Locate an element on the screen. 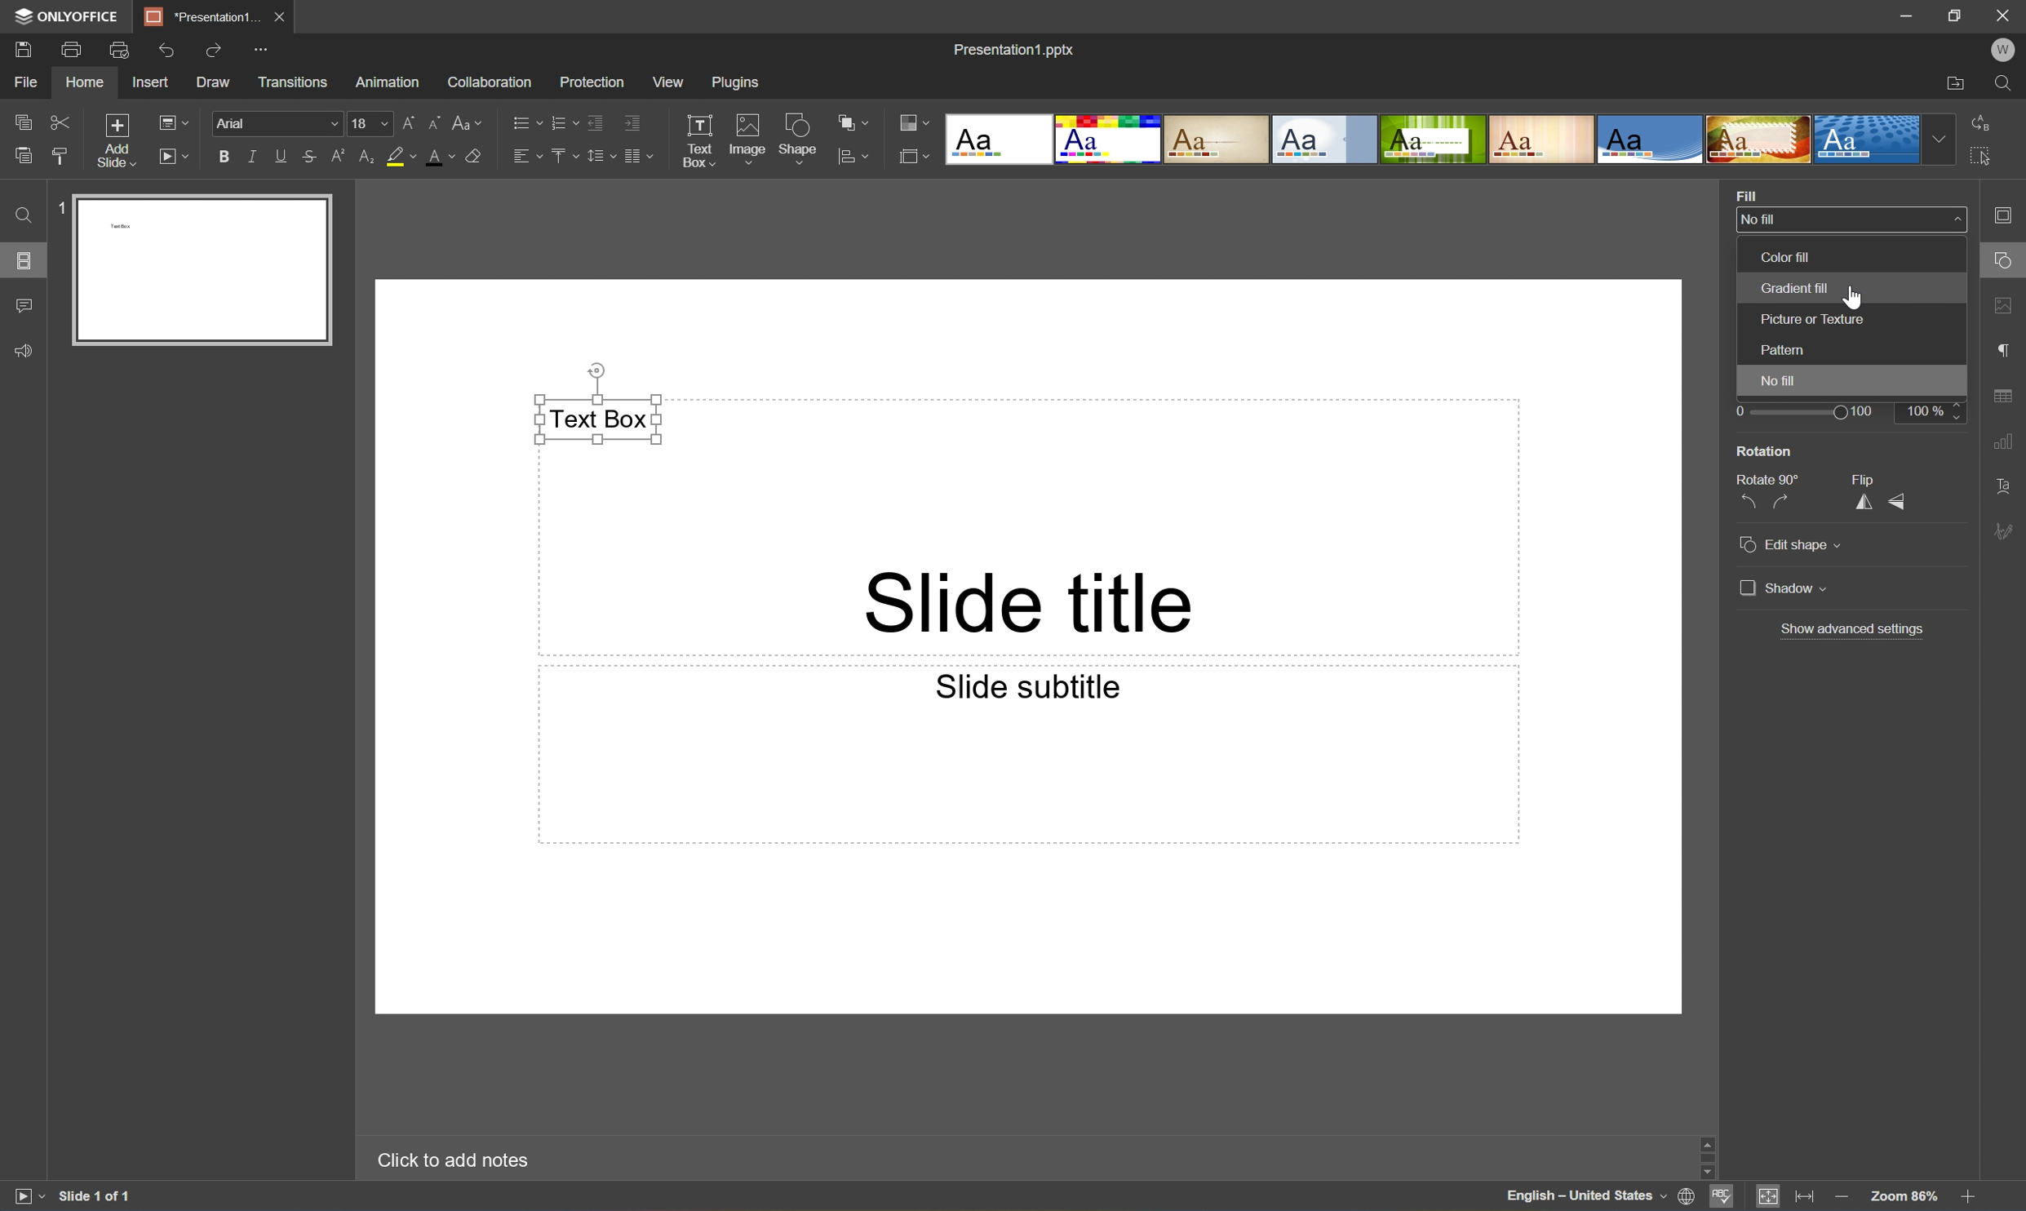 This screenshot has height=1211, width=2026. Insert columns is located at coordinates (640, 159).